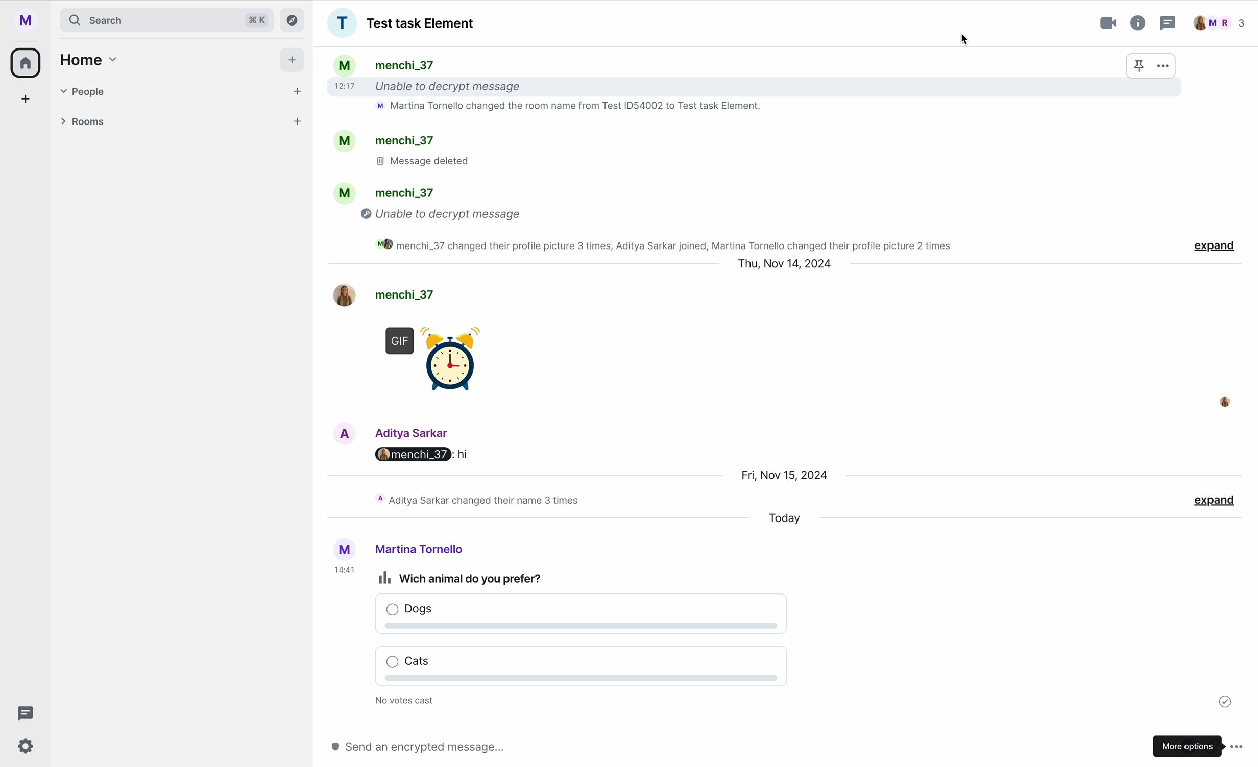 The width and height of the screenshot is (1258, 767). What do you see at coordinates (1219, 23) in the screenshot?
I see `people` at bounding box center [1219, 23].